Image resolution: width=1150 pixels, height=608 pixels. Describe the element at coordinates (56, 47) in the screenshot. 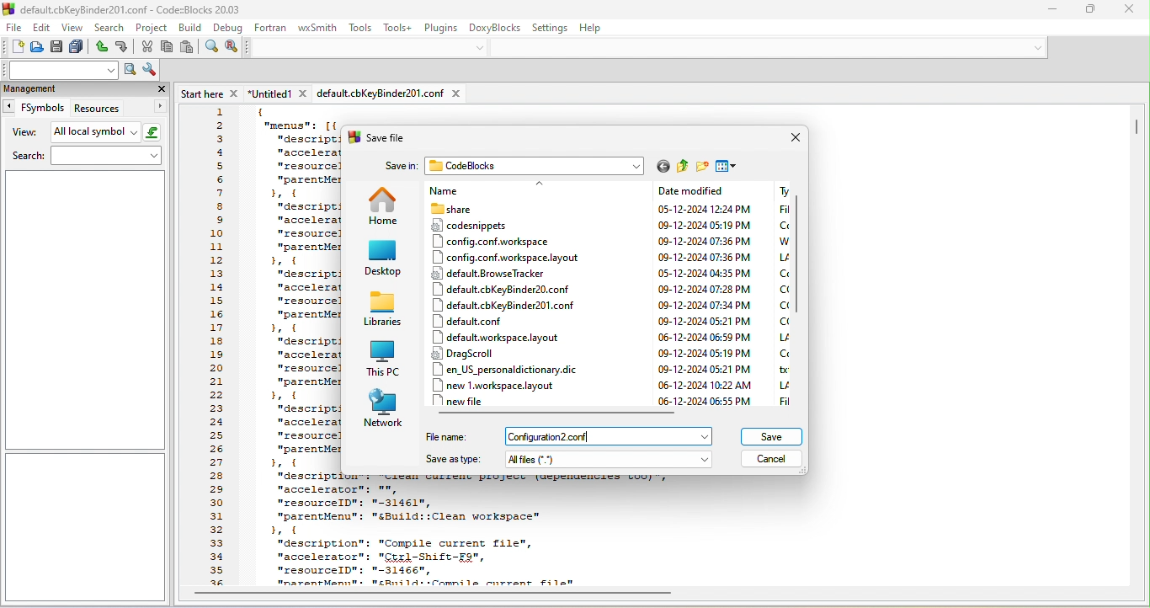

I see `save` at that location.